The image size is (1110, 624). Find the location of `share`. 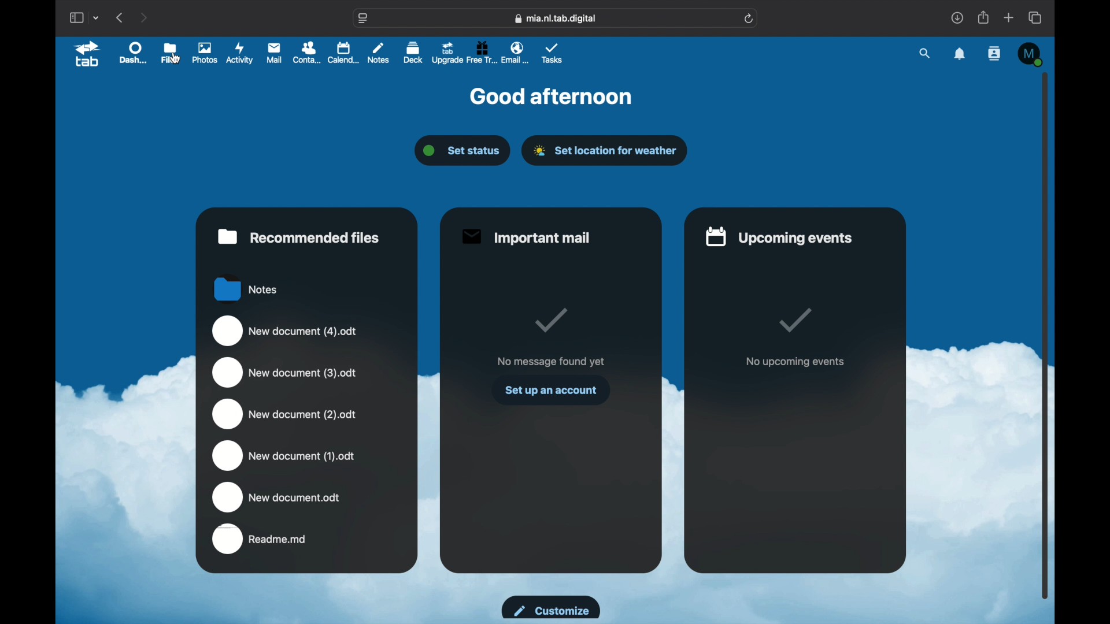

share is located at coordinates (982, 17).